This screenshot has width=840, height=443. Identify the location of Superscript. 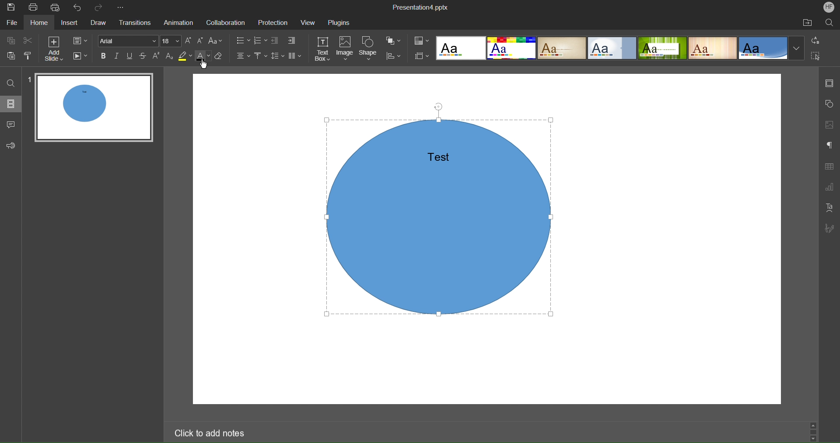
(157, 57).